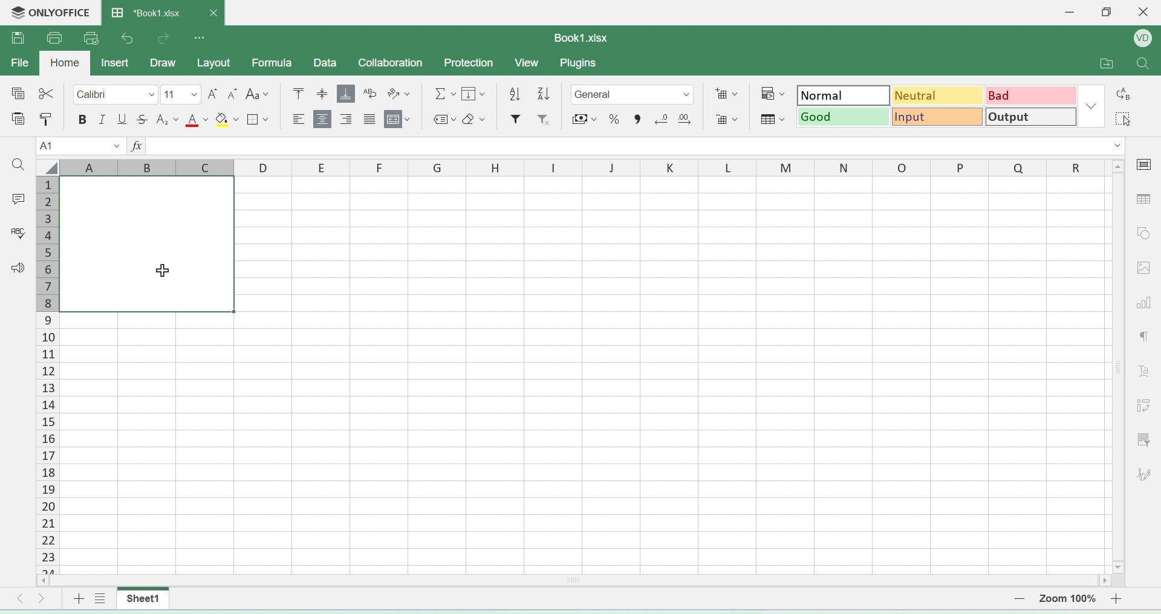 The image size is (1161, 614). Describe the element at coordinates (584, 167) in the screenshot. I see `row headers` at that location.